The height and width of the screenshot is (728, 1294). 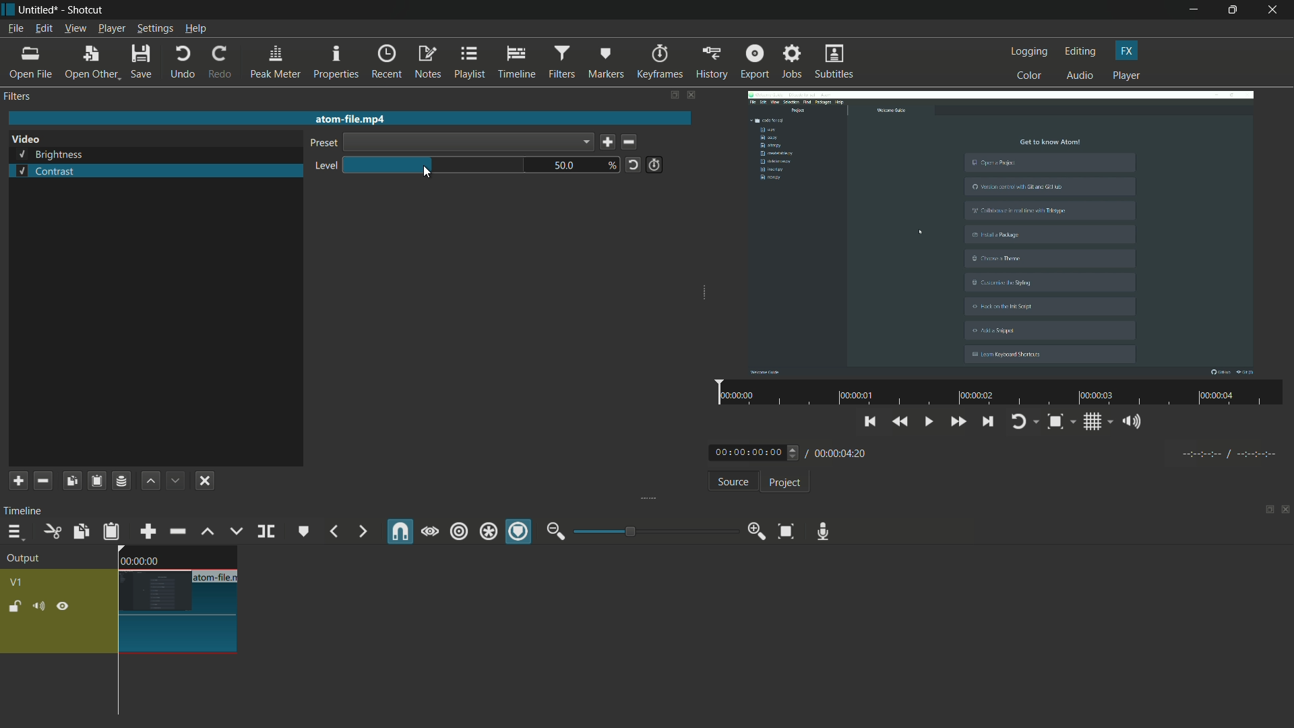 I want to click on delete, so click(x=632, y=143).